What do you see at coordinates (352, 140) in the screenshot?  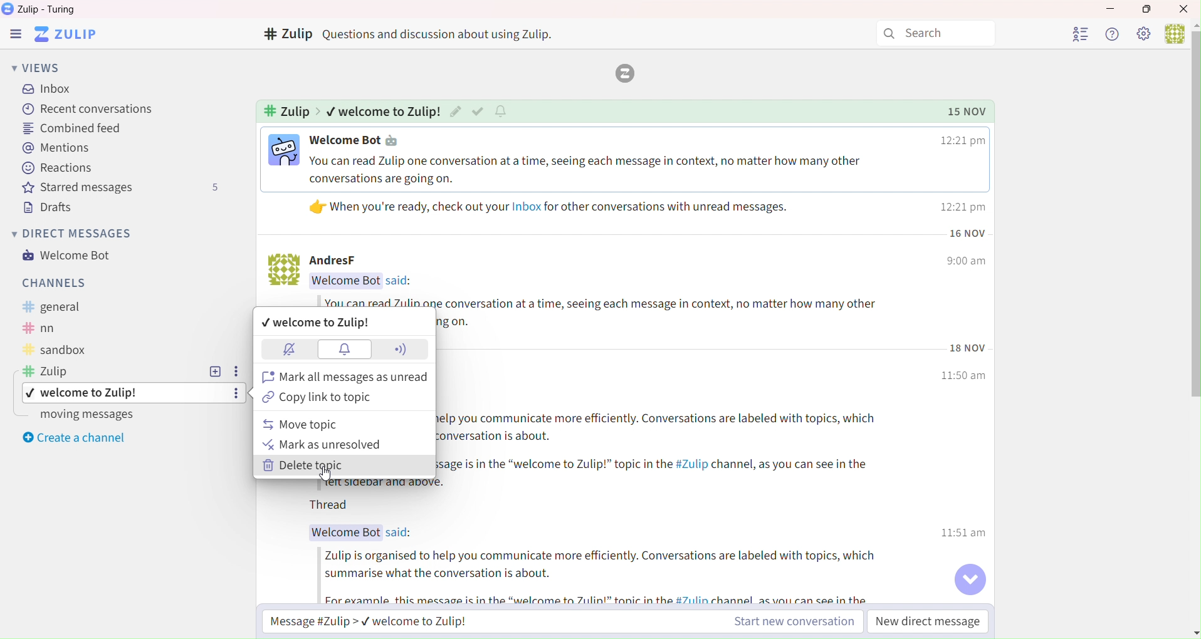 I see `Text` at bounding box center [352, 140].